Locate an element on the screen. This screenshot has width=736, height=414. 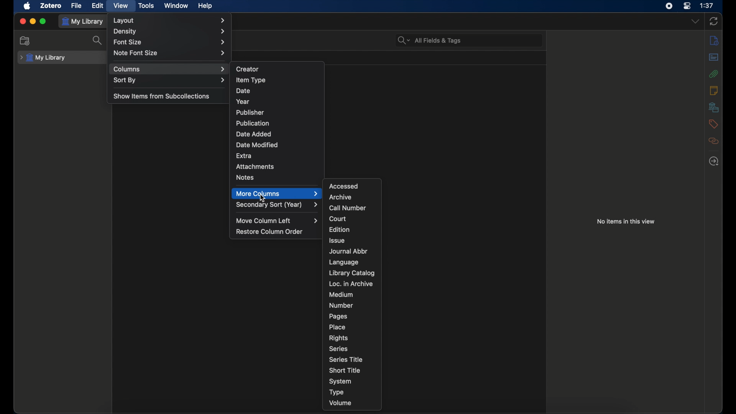
medium is located at coordinates (341, 295).